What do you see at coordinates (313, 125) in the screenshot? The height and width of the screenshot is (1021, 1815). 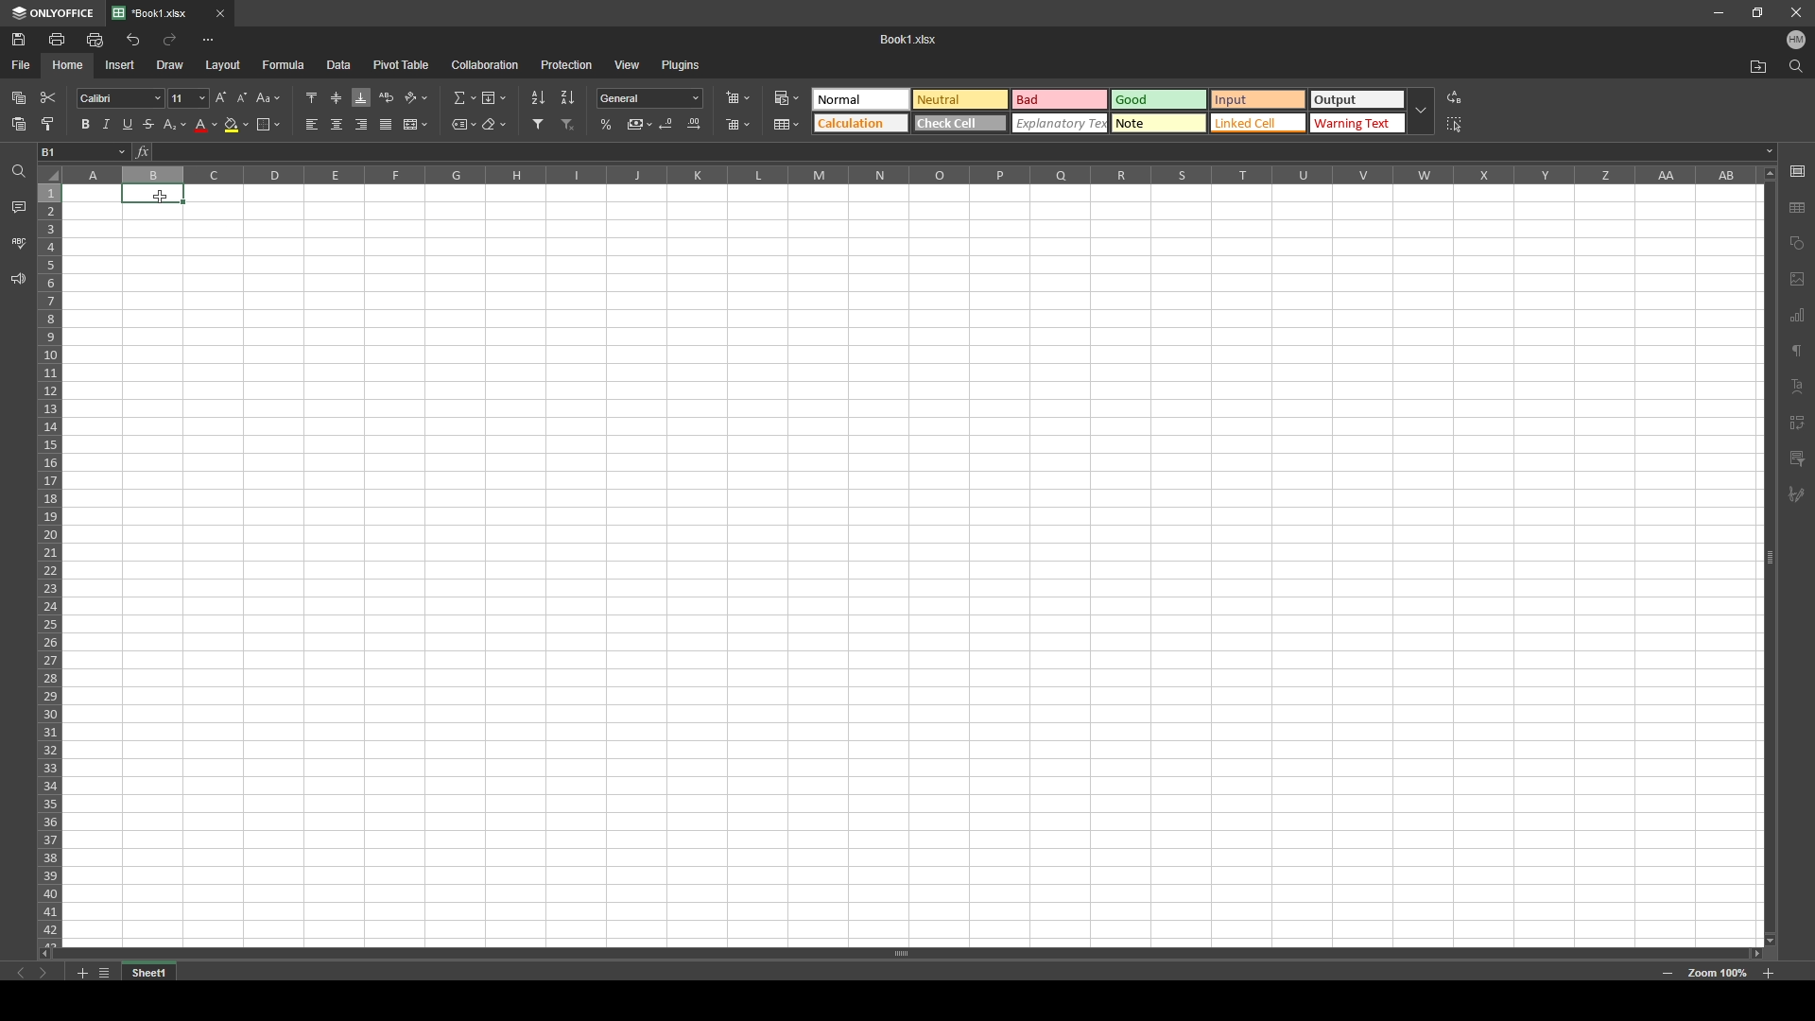 I see `align left` at bounding box center [313, 125].